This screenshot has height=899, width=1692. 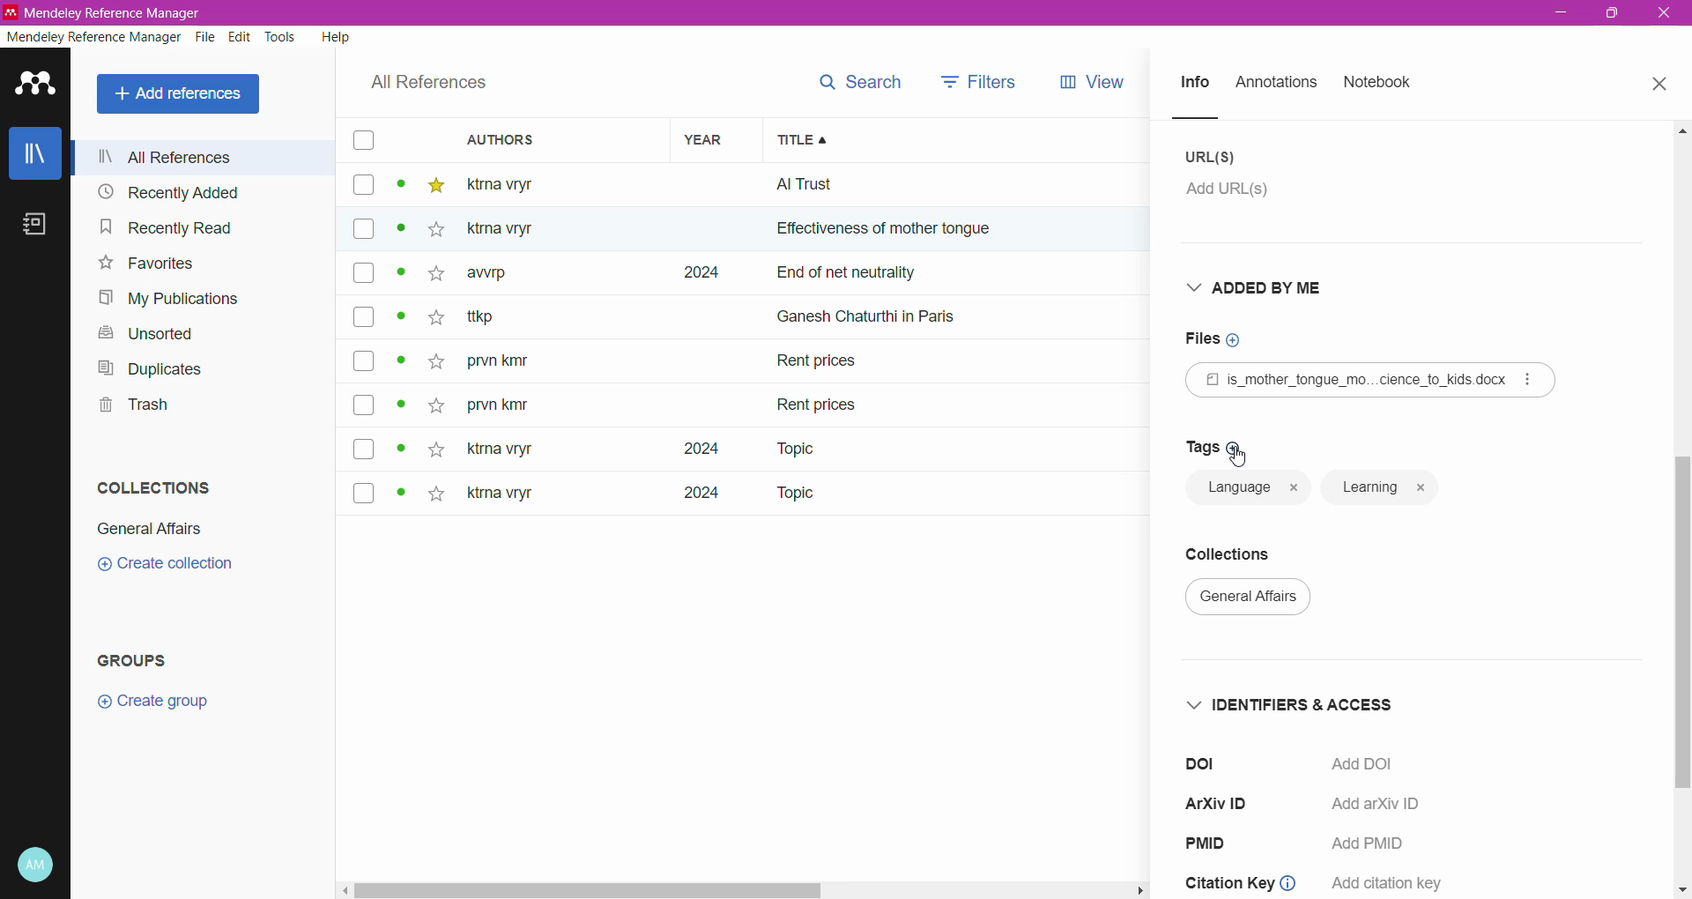 I want to click on Help, so click(x=337, y=36).